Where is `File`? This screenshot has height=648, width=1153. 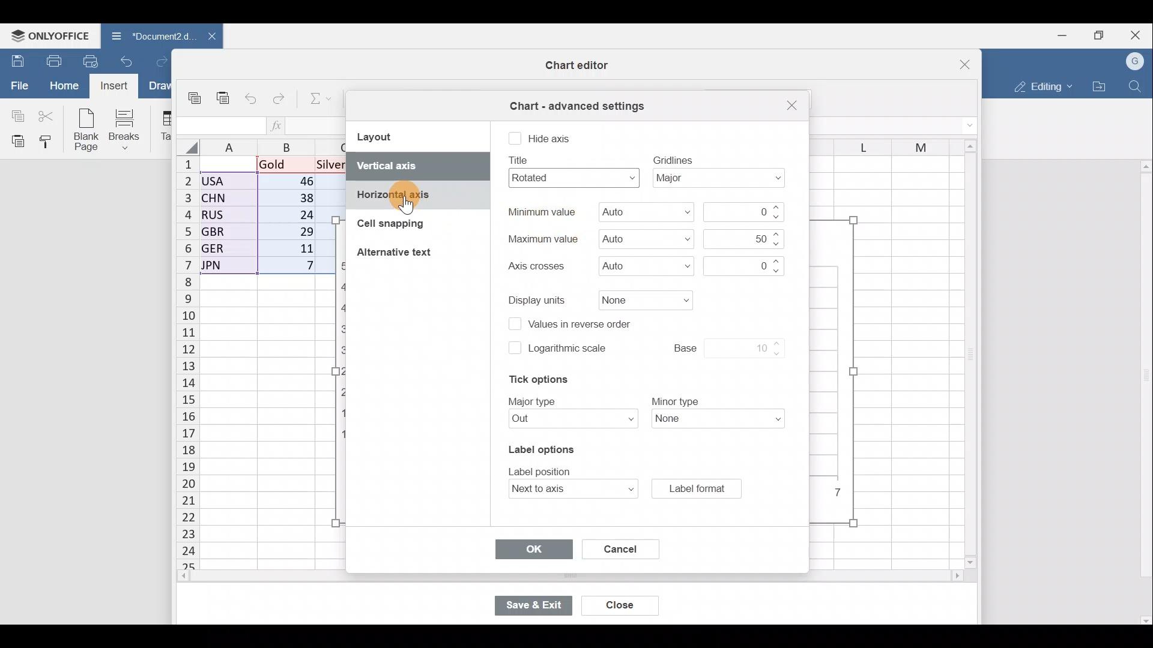 File is located at coordinates (16, 86).